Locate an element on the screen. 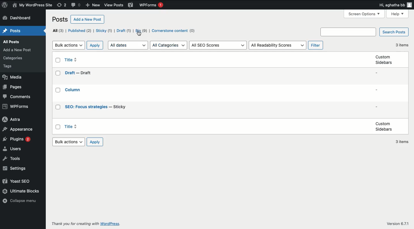 The image size is (414, 229). Title is located at coordinates (79, 73).